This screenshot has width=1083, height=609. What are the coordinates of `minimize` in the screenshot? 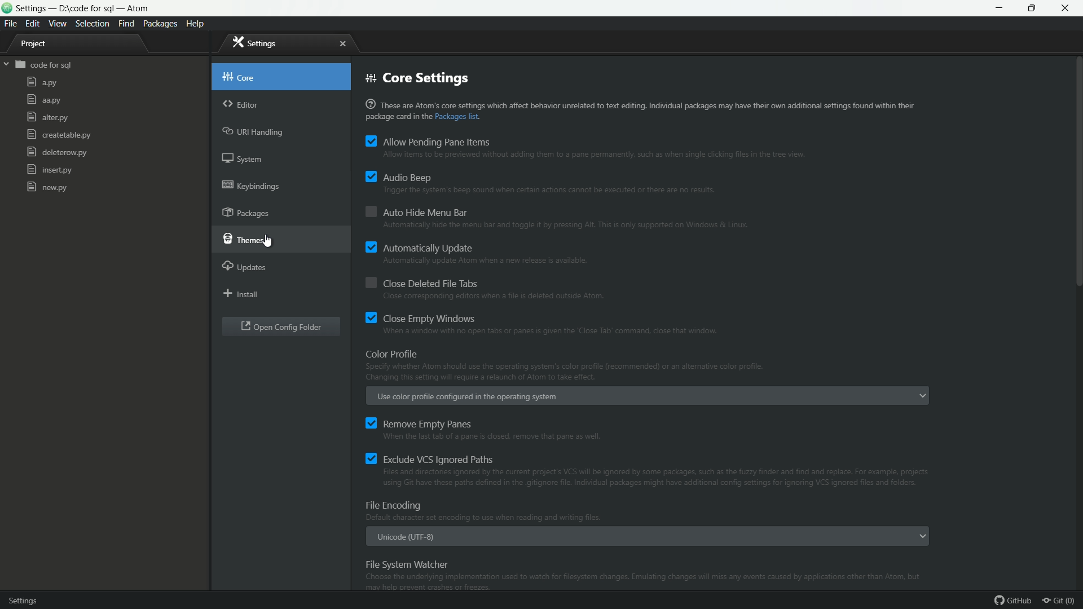 It's located at (1000, 8).